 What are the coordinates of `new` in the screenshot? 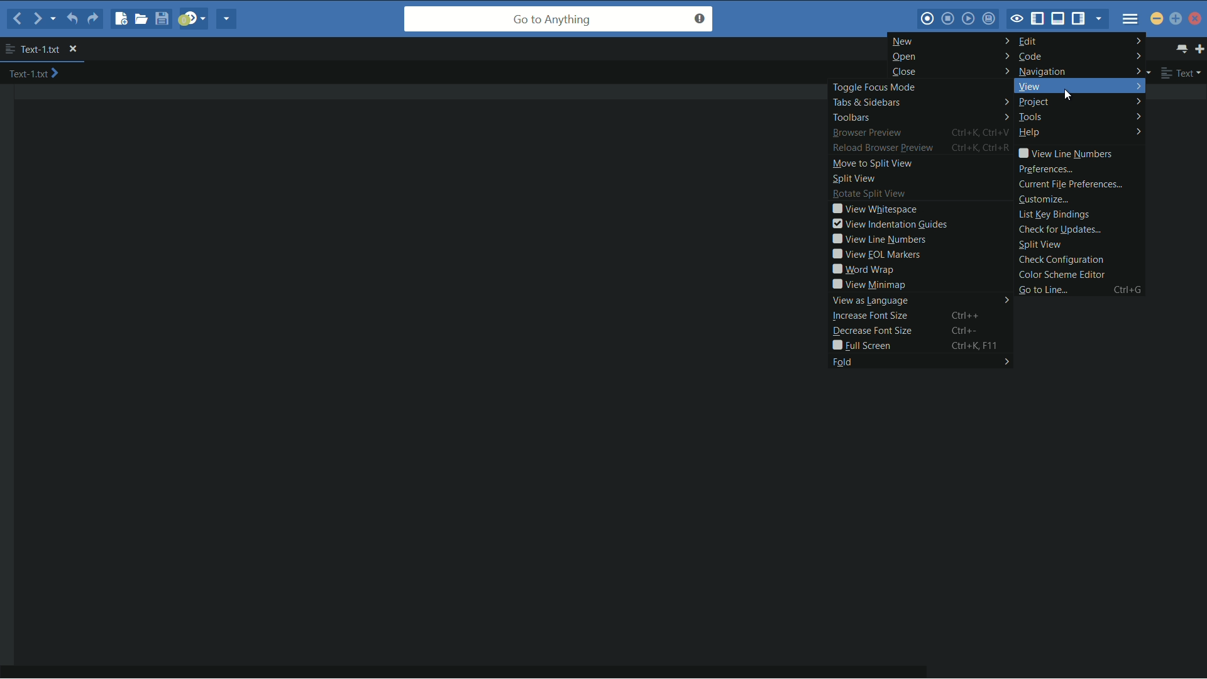 It's located at (951, 41).